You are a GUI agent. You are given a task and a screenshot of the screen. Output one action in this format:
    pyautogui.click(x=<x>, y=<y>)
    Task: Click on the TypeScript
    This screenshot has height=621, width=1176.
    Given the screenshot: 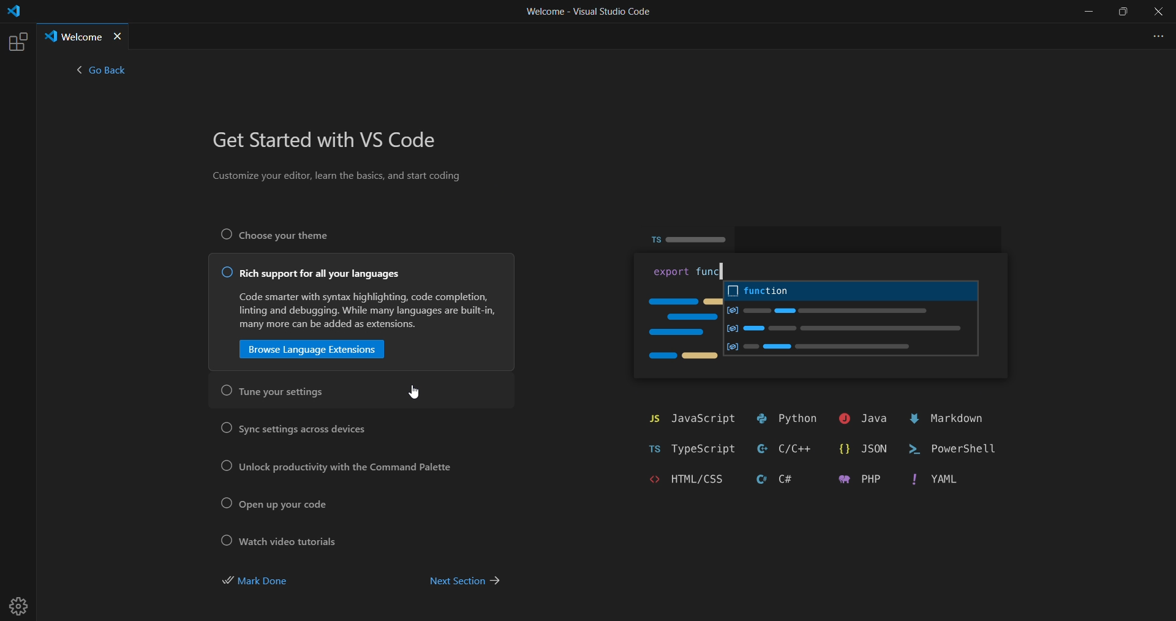 What is the action you would take?
    pyautogui.click(x=685, y=449)
    